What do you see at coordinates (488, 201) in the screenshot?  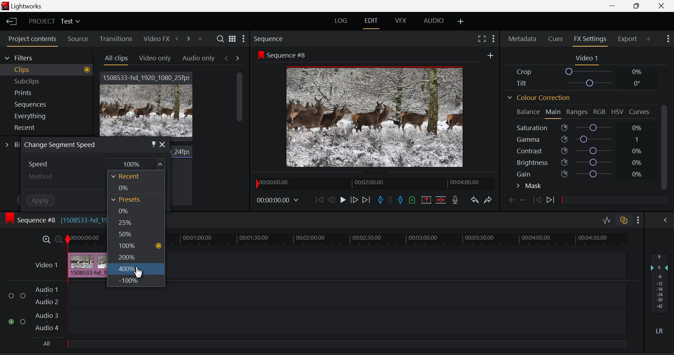 I see `Redo` at bounding box center [488, 201].